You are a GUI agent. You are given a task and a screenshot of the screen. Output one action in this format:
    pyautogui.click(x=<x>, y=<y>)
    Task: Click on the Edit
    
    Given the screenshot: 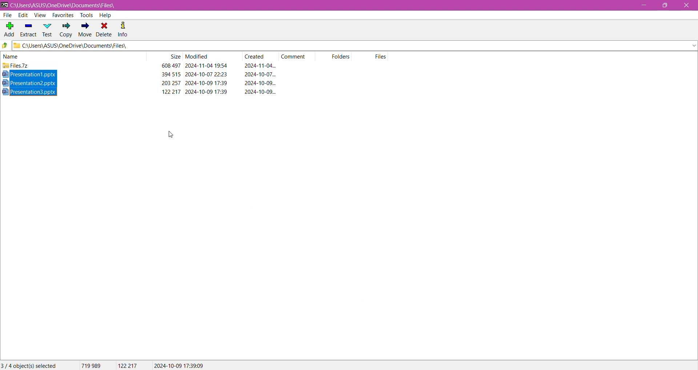 What is the action you would take?
    pyautogui.click(x=23, y=15)
    